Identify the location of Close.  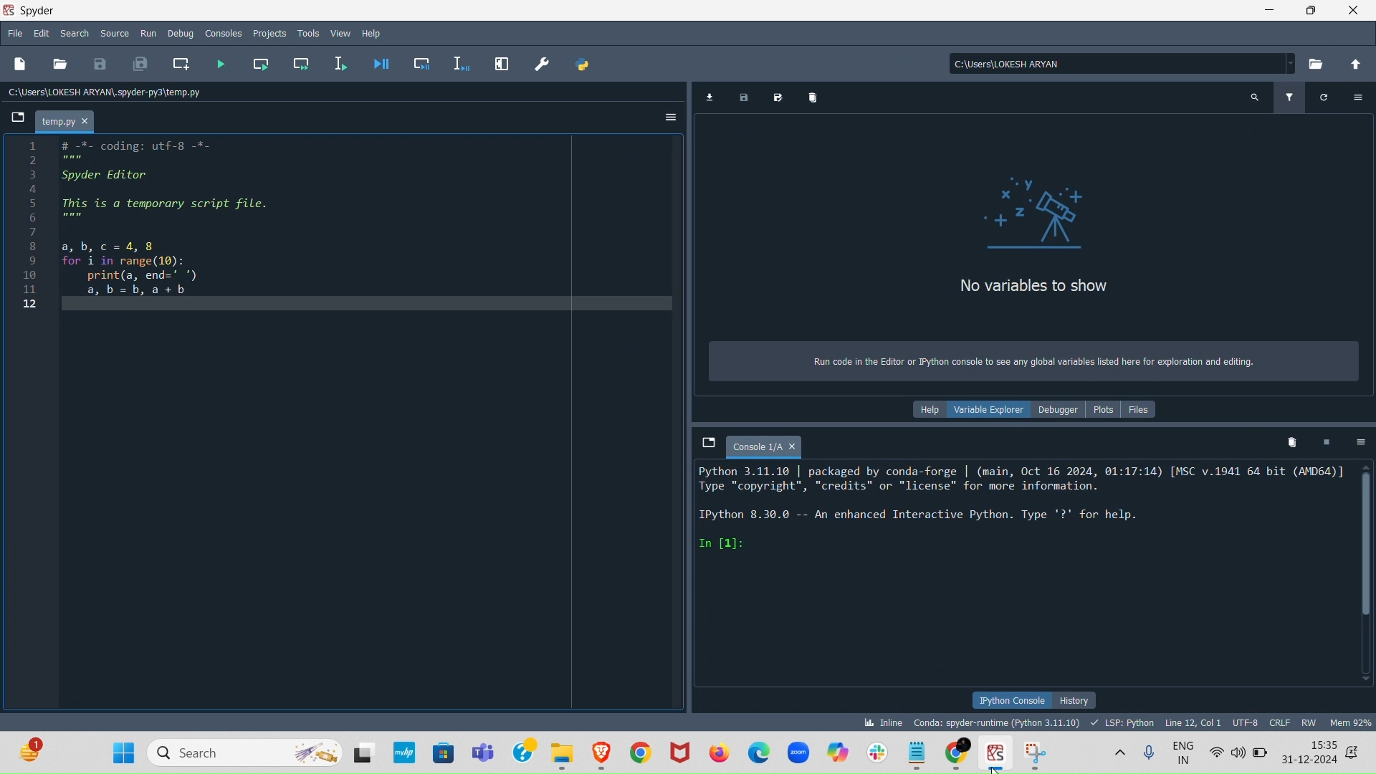
(1354, 11).